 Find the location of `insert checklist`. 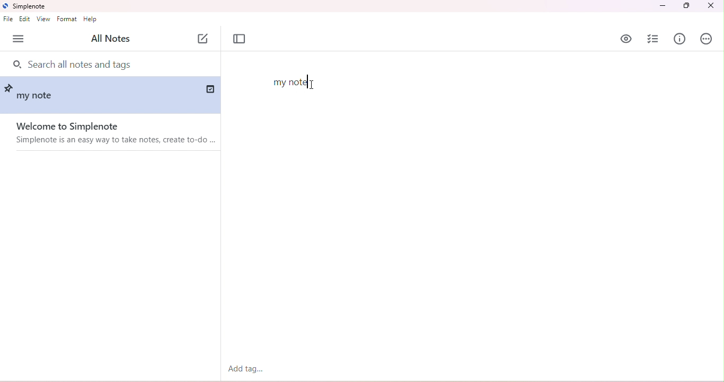

insert checklist is located at coordinates (652, 40).